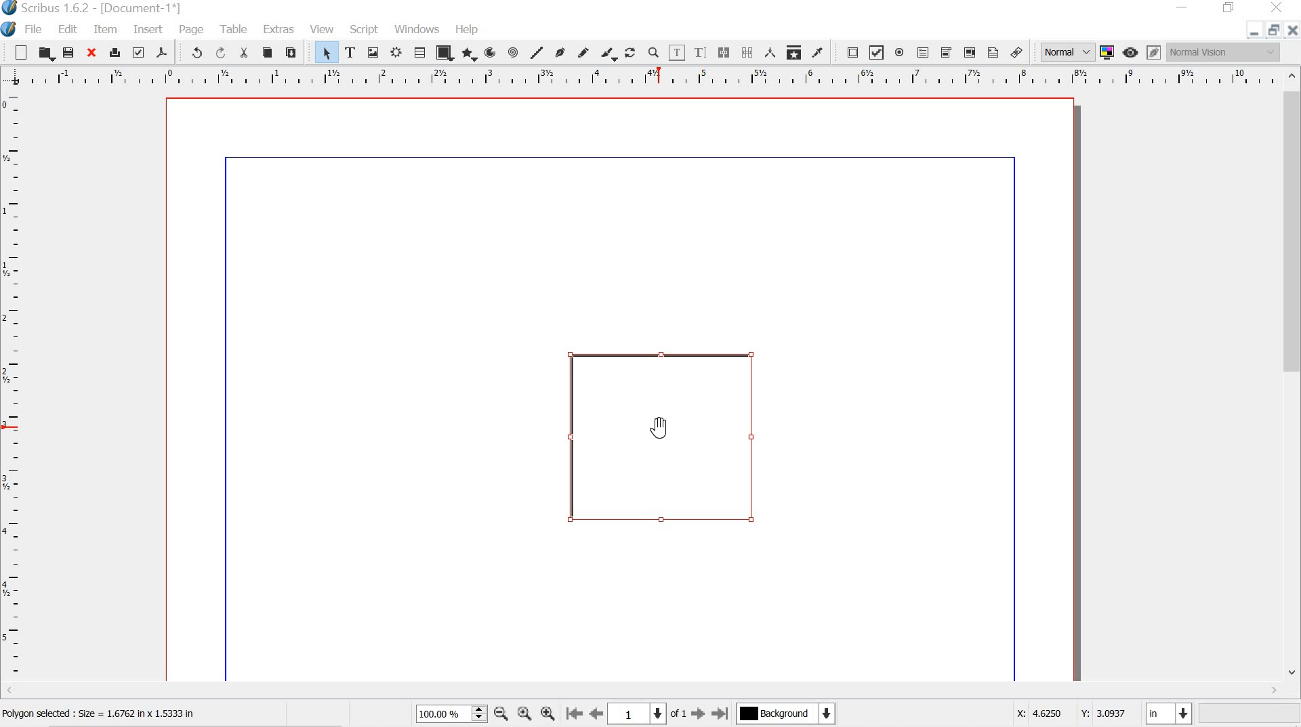  I want to click on image frame, so click(373, 52).